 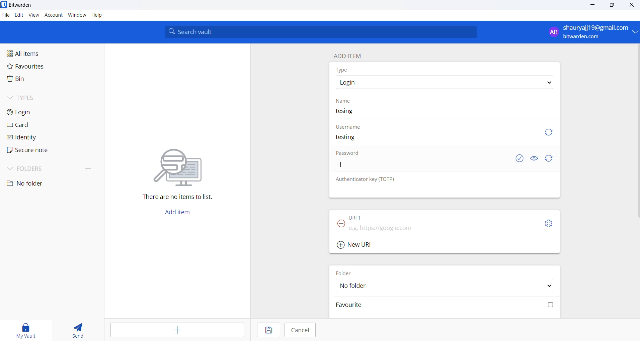 What do you see at coordinates (350, 154) in the screenshot?
I see `Password heading` at bounding box center [350, 154].